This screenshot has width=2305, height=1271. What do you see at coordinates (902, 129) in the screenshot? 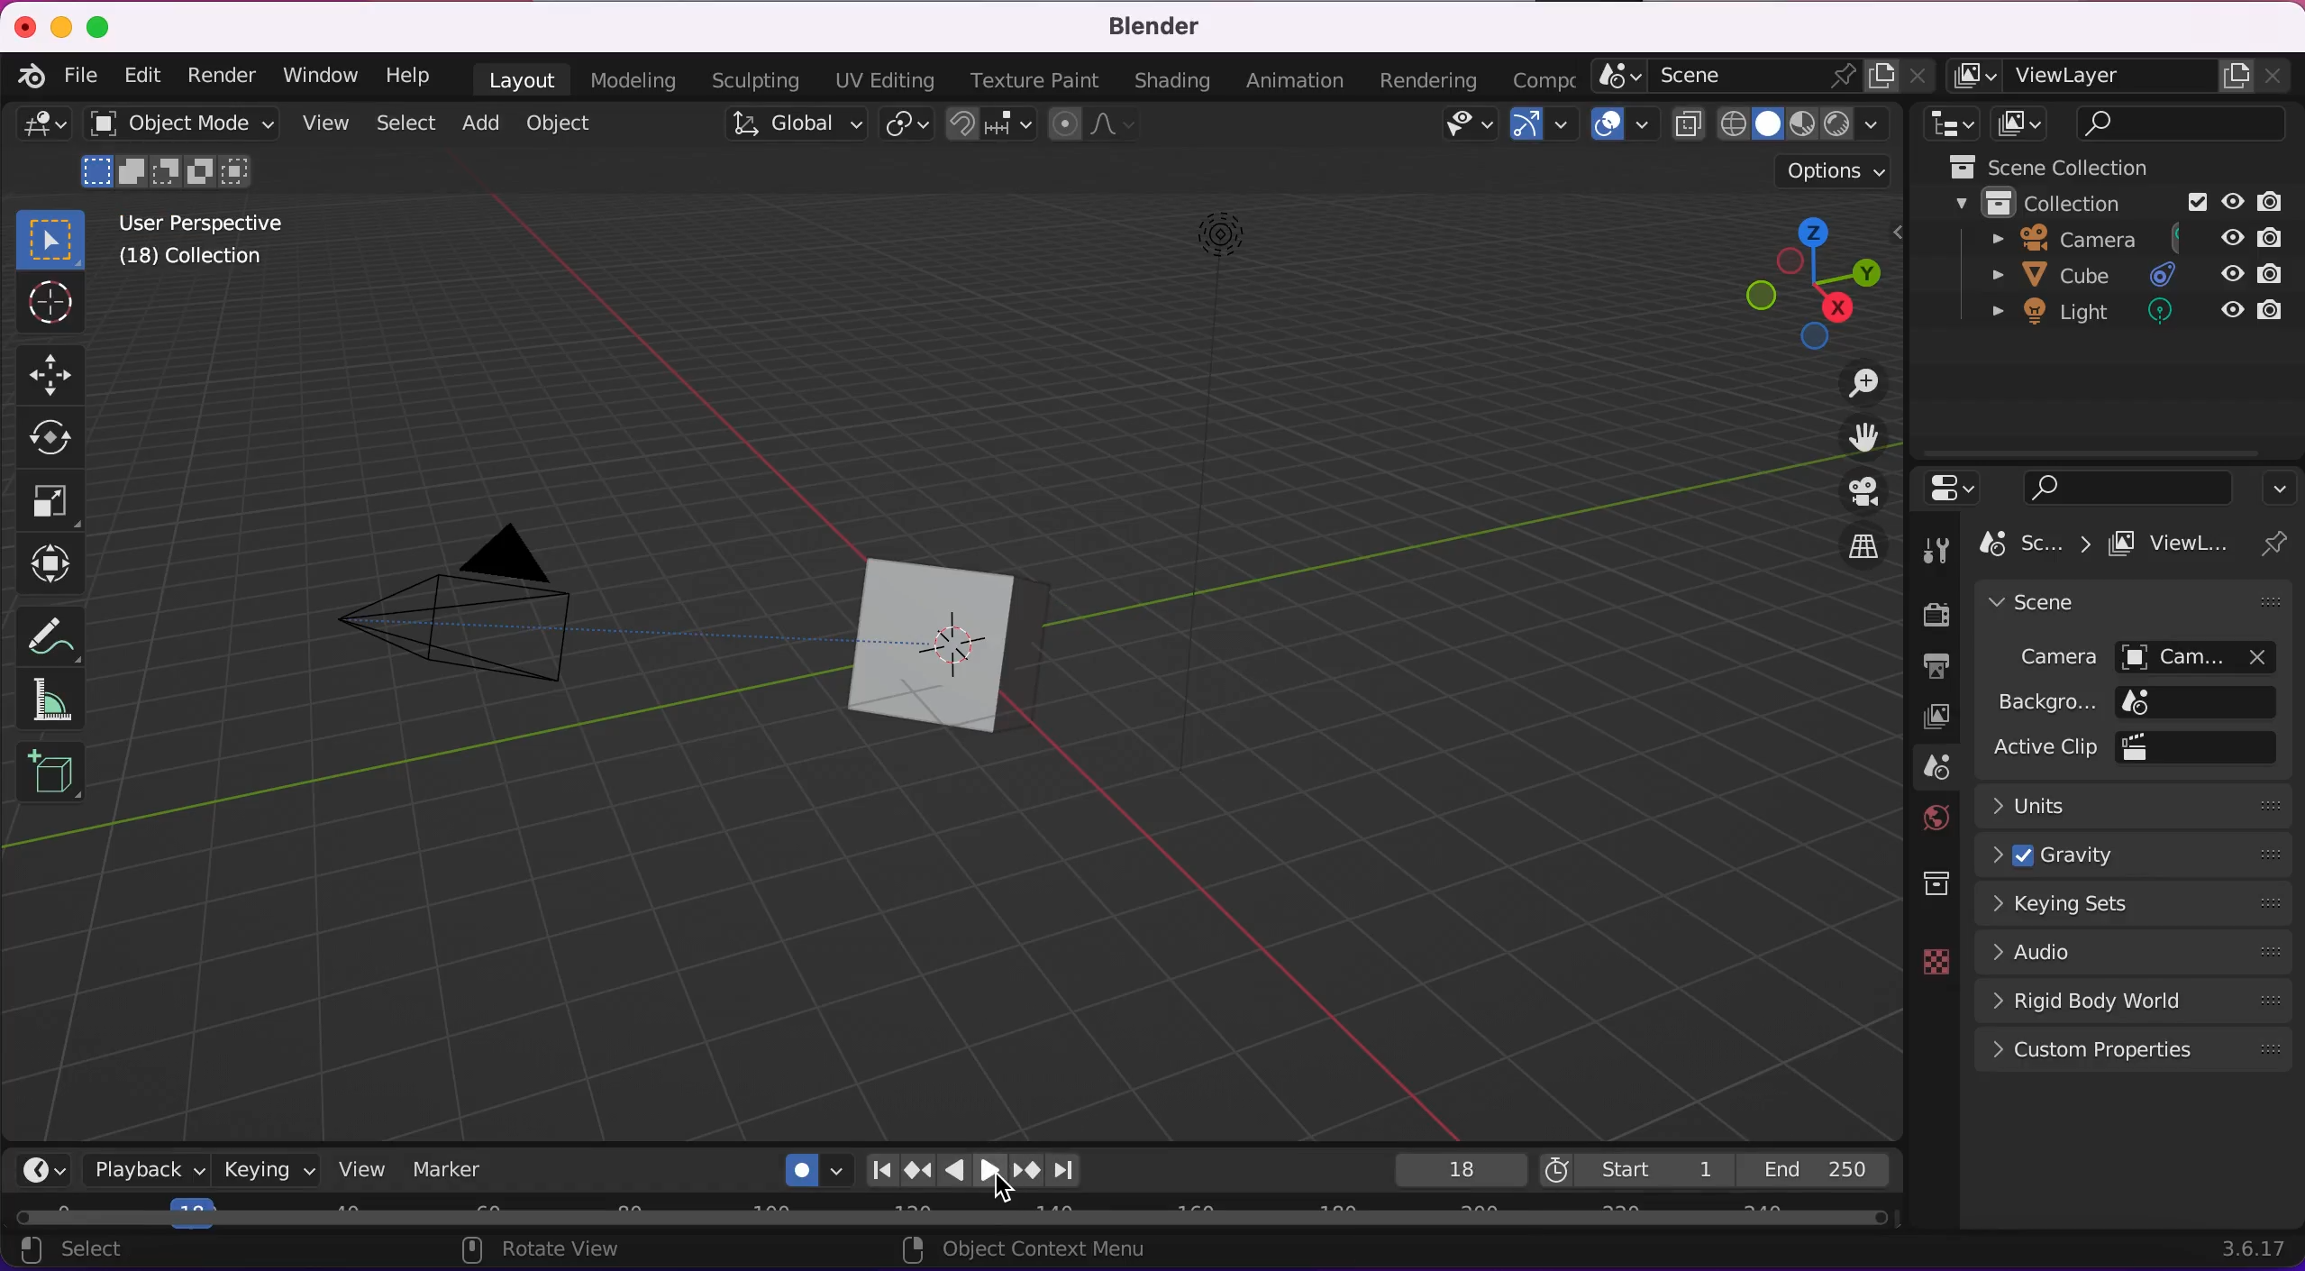
I see `transform pivot point` at bounding box center [902, 129].